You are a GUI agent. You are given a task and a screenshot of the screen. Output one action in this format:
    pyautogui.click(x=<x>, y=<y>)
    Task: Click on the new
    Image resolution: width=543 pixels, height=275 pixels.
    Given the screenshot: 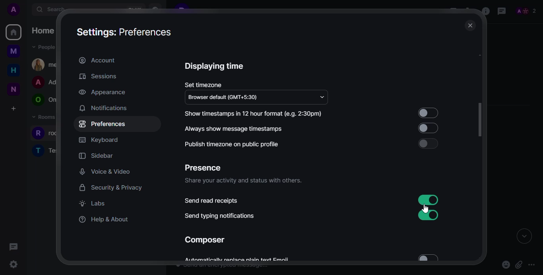 What is the action you would take?
    pyautogui.click(x=12, y=88)
    